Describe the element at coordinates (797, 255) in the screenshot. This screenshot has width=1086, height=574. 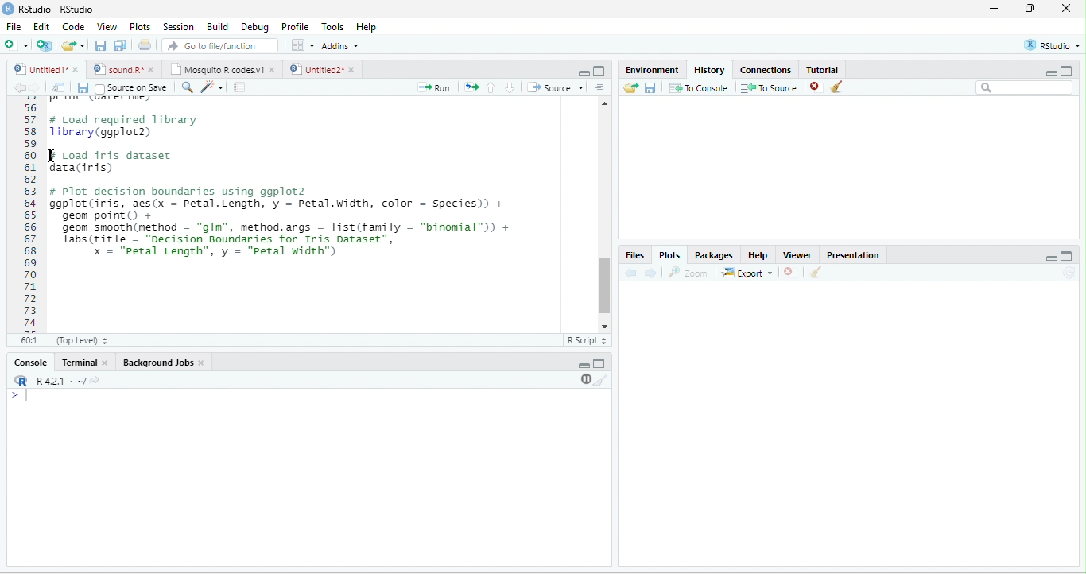
I see `Viewer` at that location.